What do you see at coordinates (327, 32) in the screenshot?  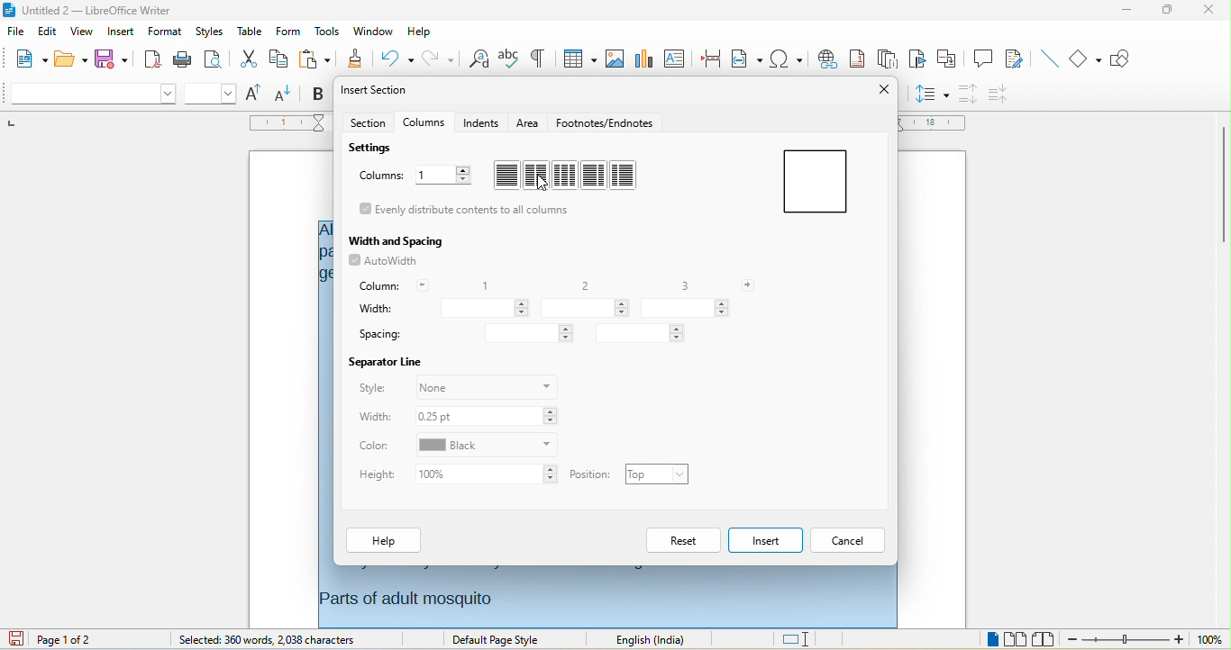 I see `tools` at bounding box center [327, 32].